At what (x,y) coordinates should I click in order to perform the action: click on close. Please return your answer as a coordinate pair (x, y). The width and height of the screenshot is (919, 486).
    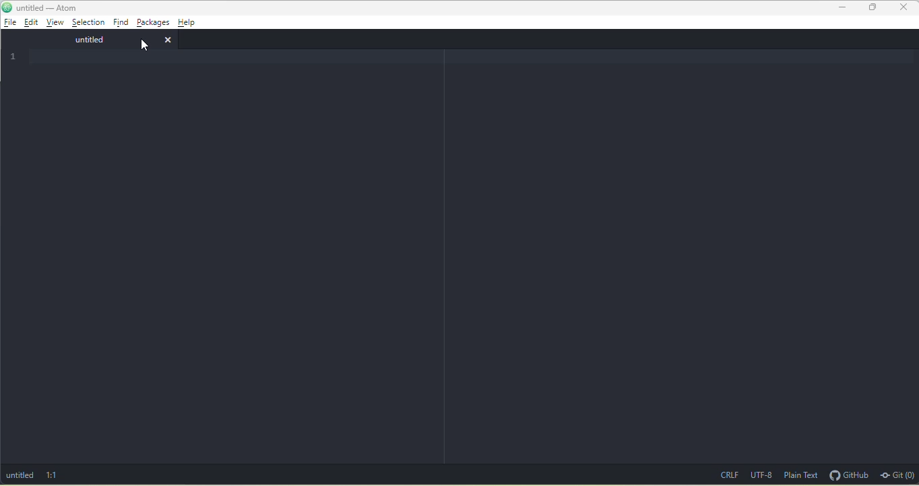
    Looking at the image, I should click on (905, 8).